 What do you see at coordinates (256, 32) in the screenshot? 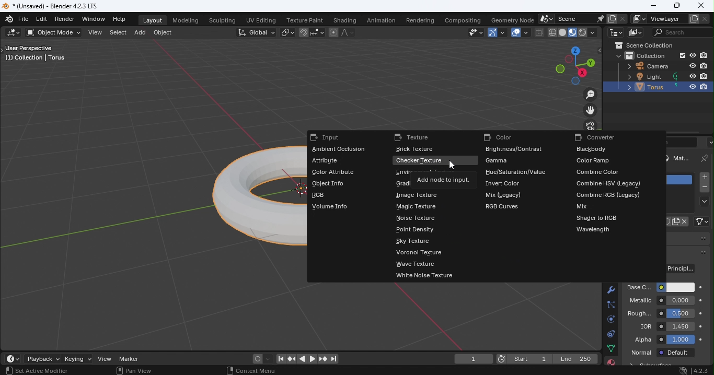
I see `Transformation Orientation` at bounding box center [256, 32].